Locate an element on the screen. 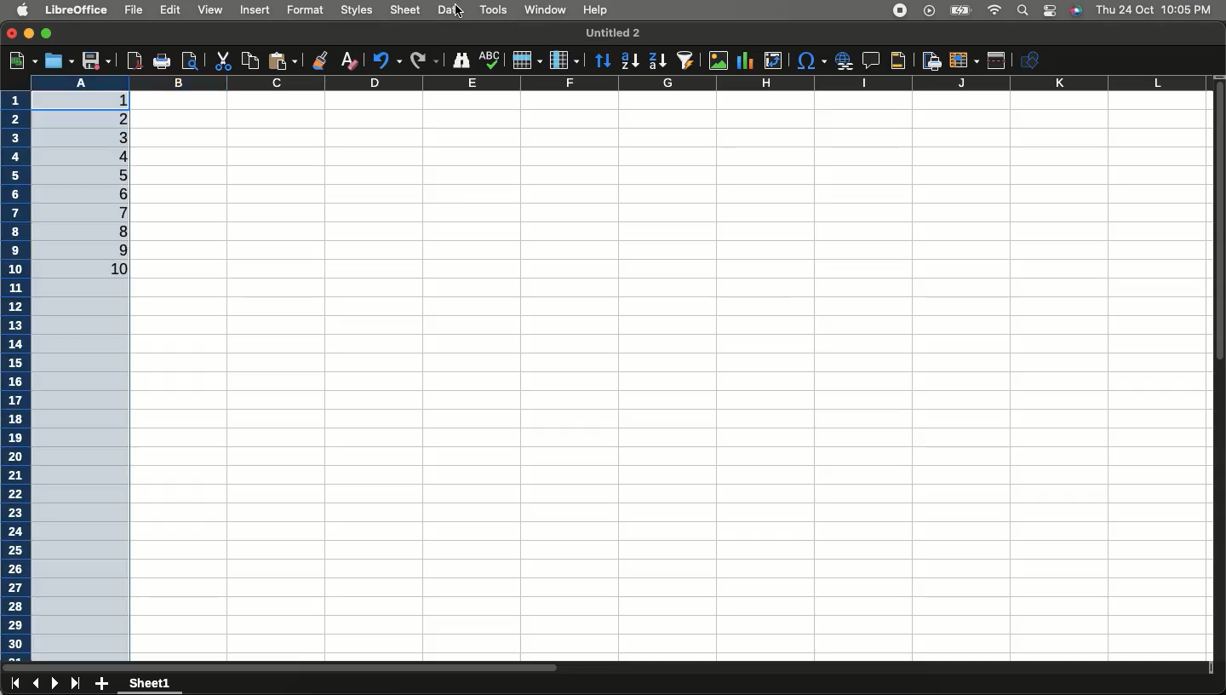 This screenshot has height=695, width=1226. Row is located at coordinates (527, 60).